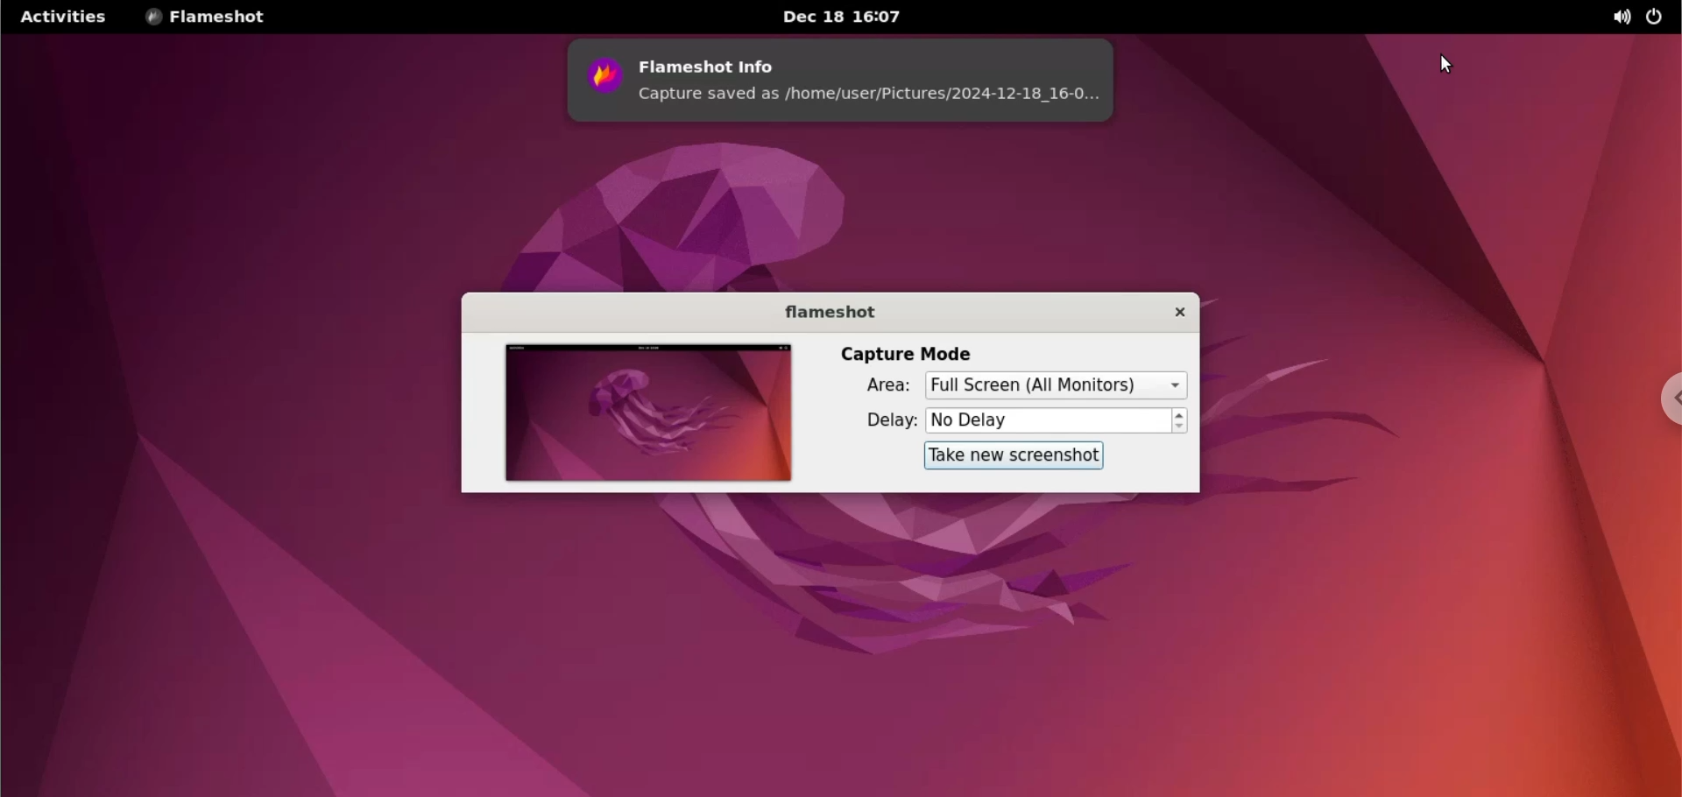  What do you see at coordinates (1626, 18) in the screenshot?
I see `sound control` at bounding box center [1626, 18].